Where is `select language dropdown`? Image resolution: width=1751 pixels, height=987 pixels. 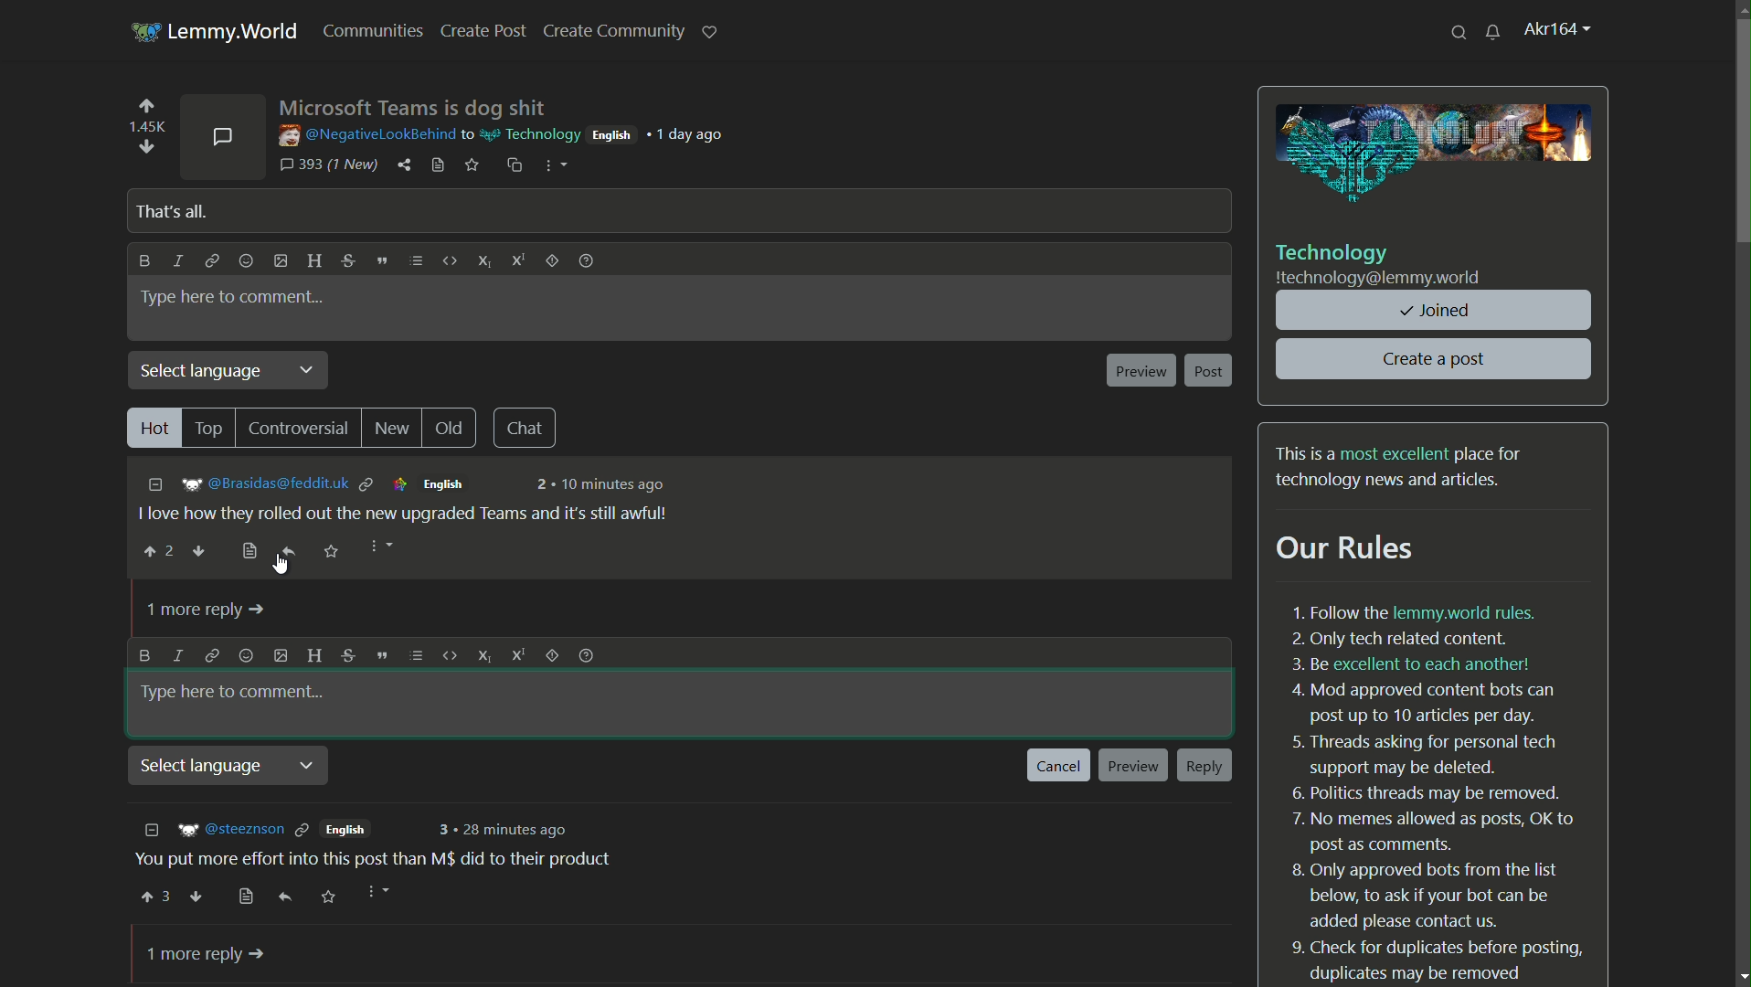
select language dropdown is located at coordinates (231, 371).